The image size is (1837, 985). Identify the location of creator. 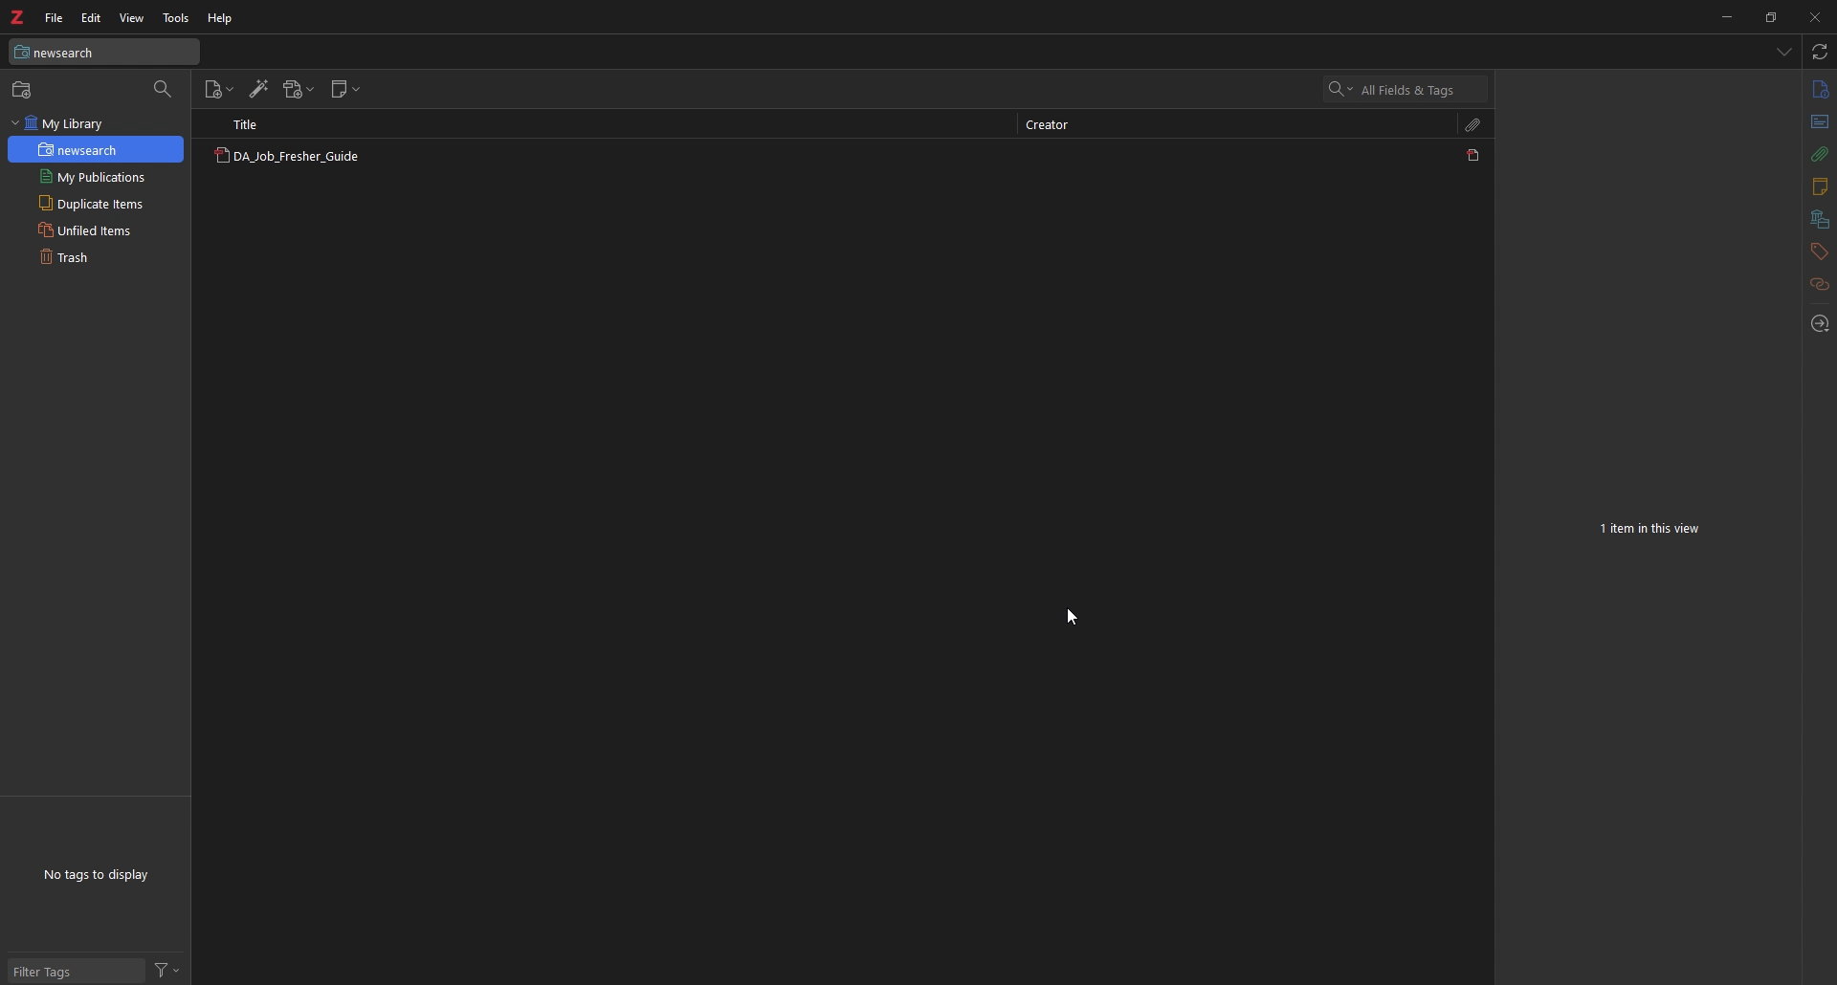
(1054, 126).